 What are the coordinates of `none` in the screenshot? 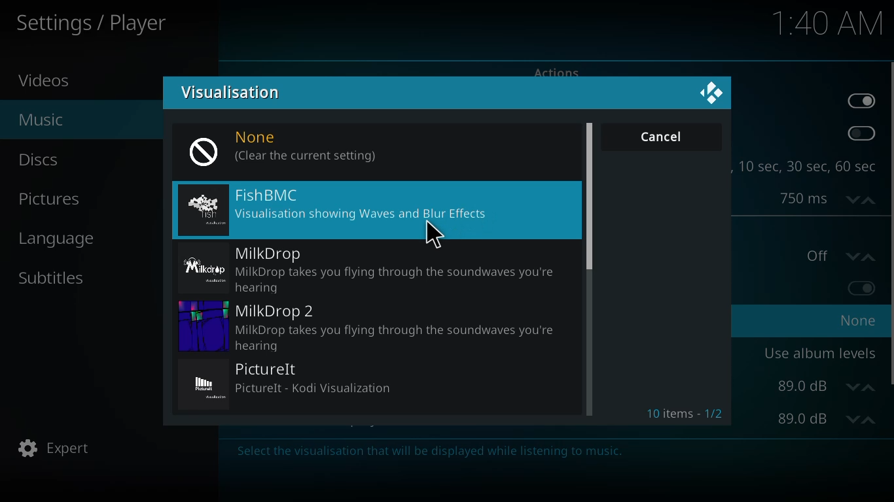 It's located at (859, 320).